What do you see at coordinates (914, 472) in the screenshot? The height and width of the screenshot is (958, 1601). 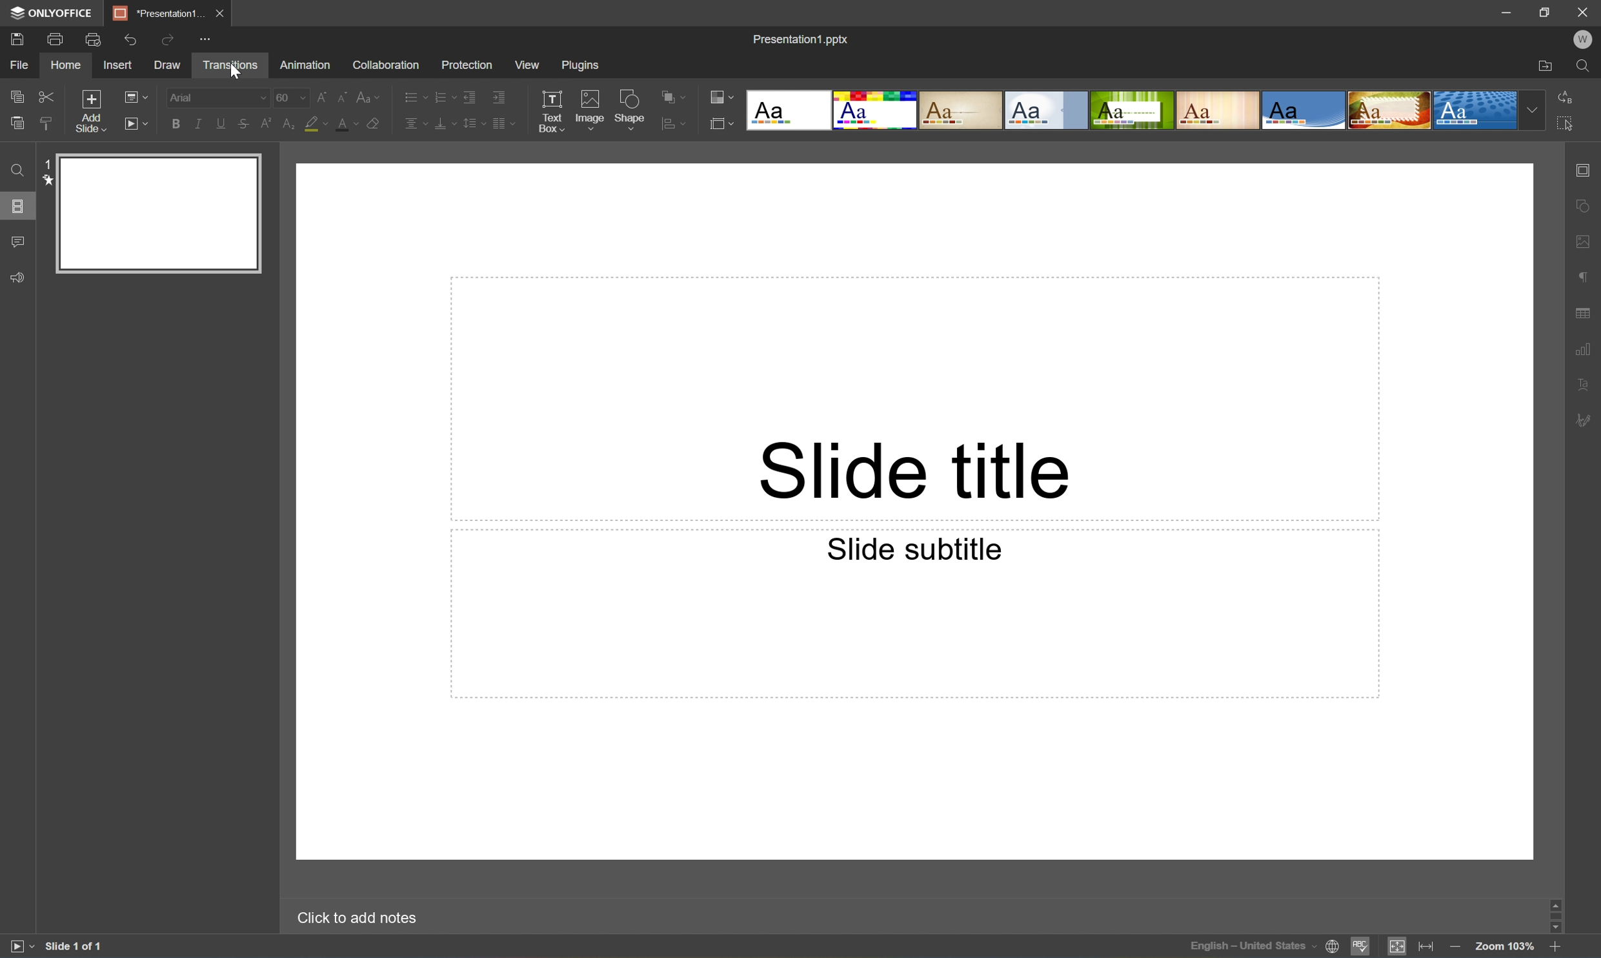 I see `Slide title` at bounding box center [914, 472].